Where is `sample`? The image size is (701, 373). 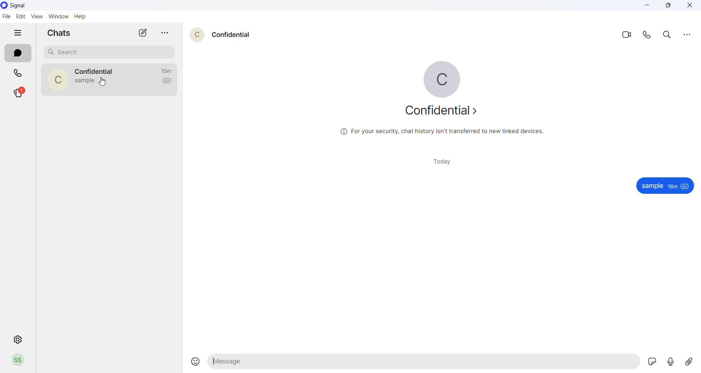 sample is located at coordinates (85, 82).